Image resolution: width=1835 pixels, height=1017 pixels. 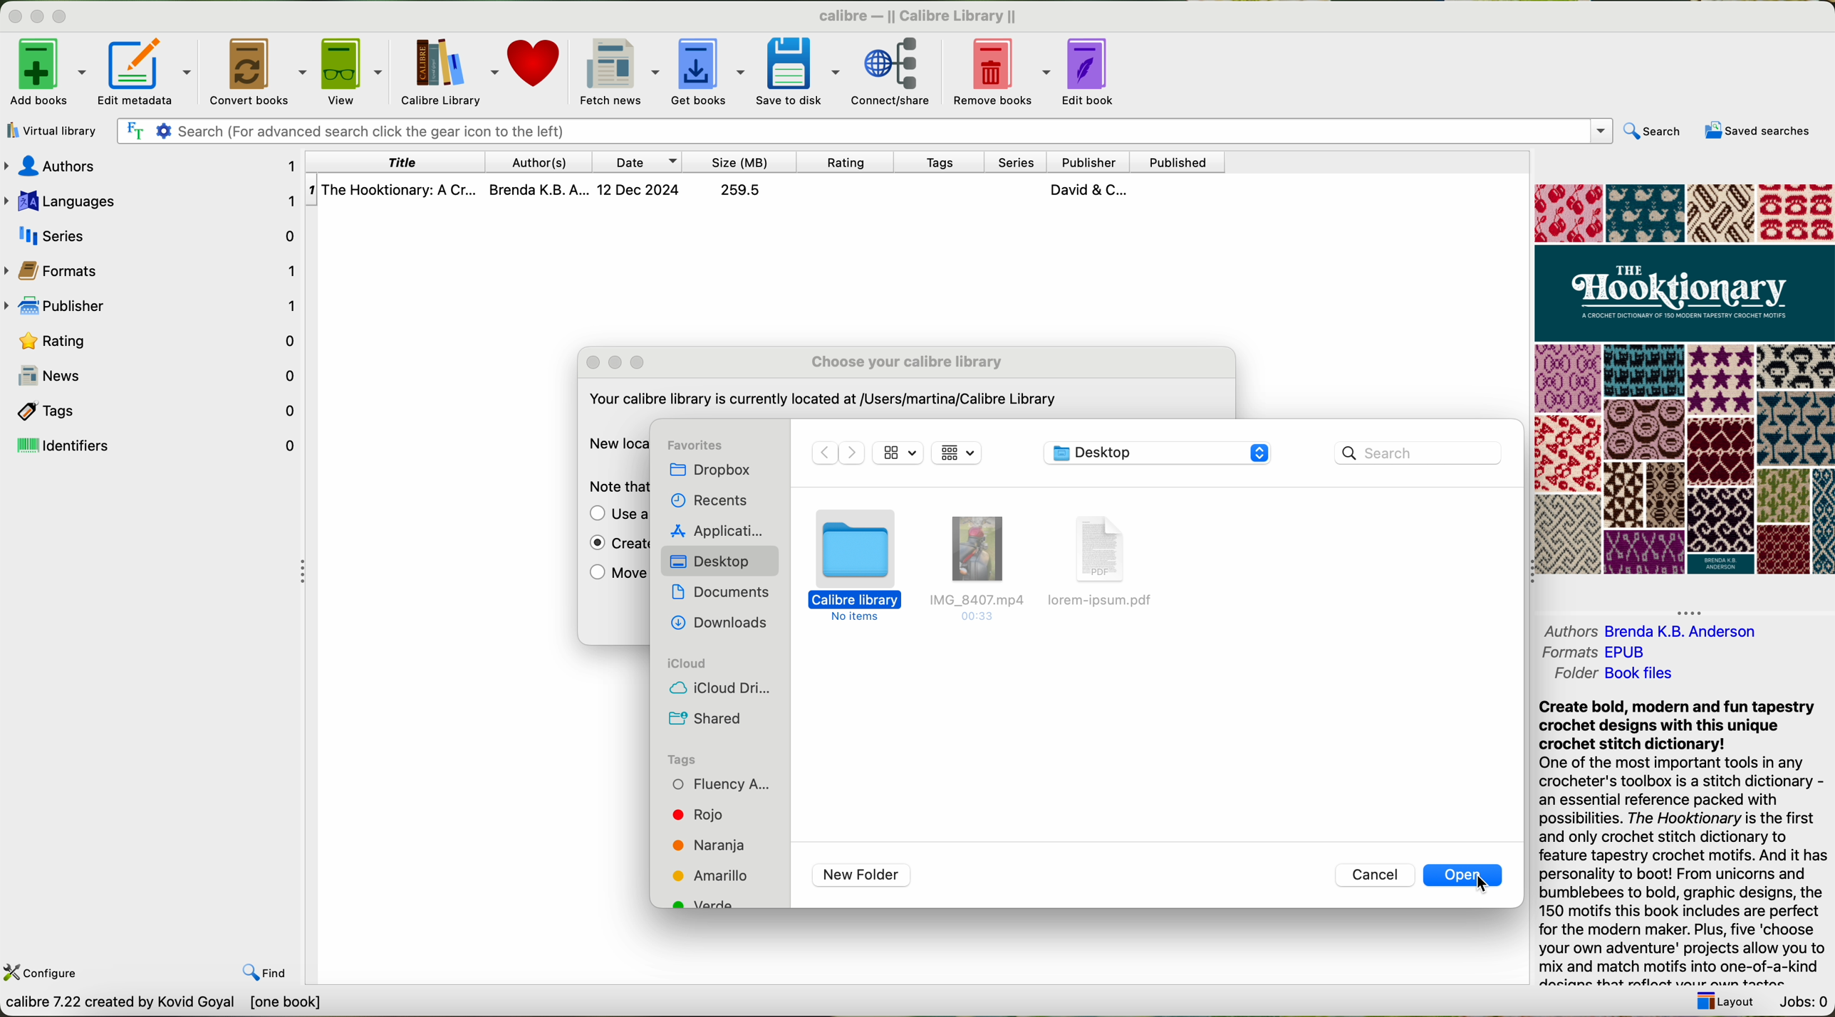 What do you see at coordinates (1019, 161) in the screenshot?
I see `series` at bounding box center [1019, 161].